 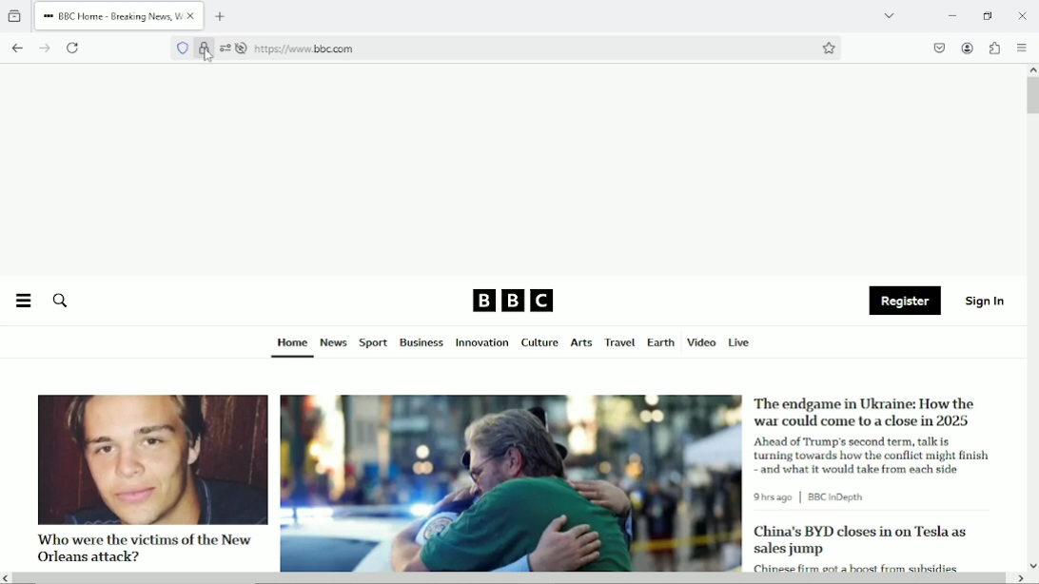 What do you see at coordinates (938, 48) in the screenshot?
I see `save to pocket` at bounding box center [938, 48].